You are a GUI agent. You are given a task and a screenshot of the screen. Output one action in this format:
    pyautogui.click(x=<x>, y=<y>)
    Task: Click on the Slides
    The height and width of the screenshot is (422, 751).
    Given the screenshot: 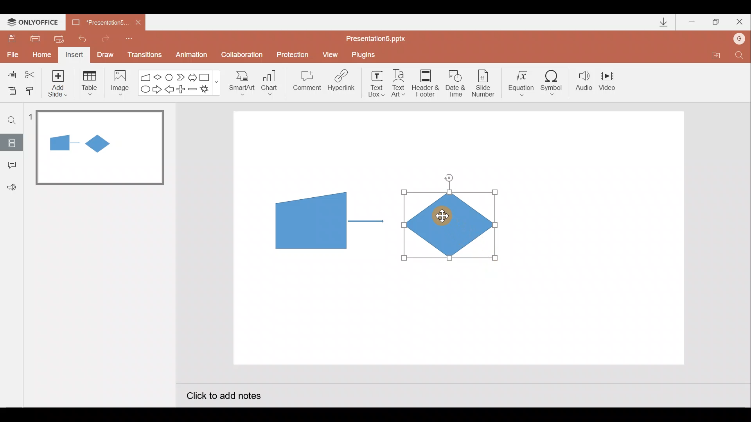 What is the action you would take?
    pyautogui.click(x=11, y=142)
    